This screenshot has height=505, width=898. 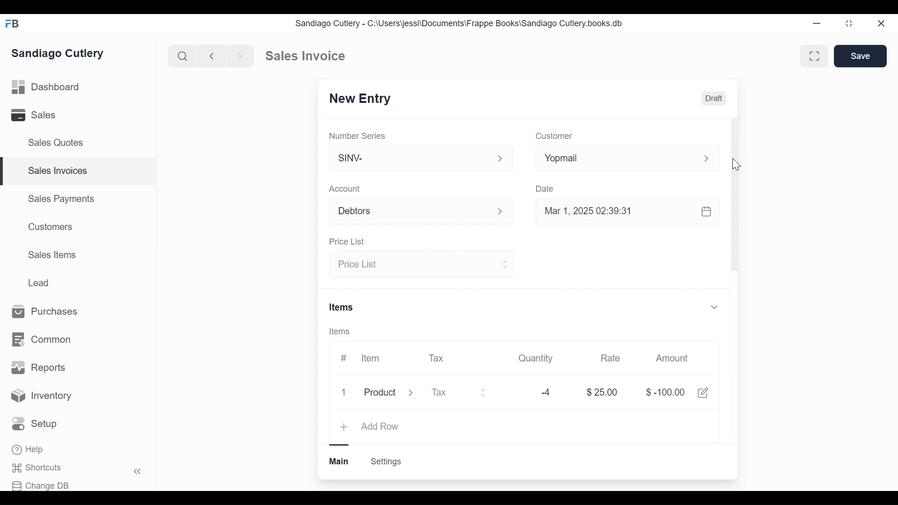 I want to click on Customer, so click(x=556, y=135).